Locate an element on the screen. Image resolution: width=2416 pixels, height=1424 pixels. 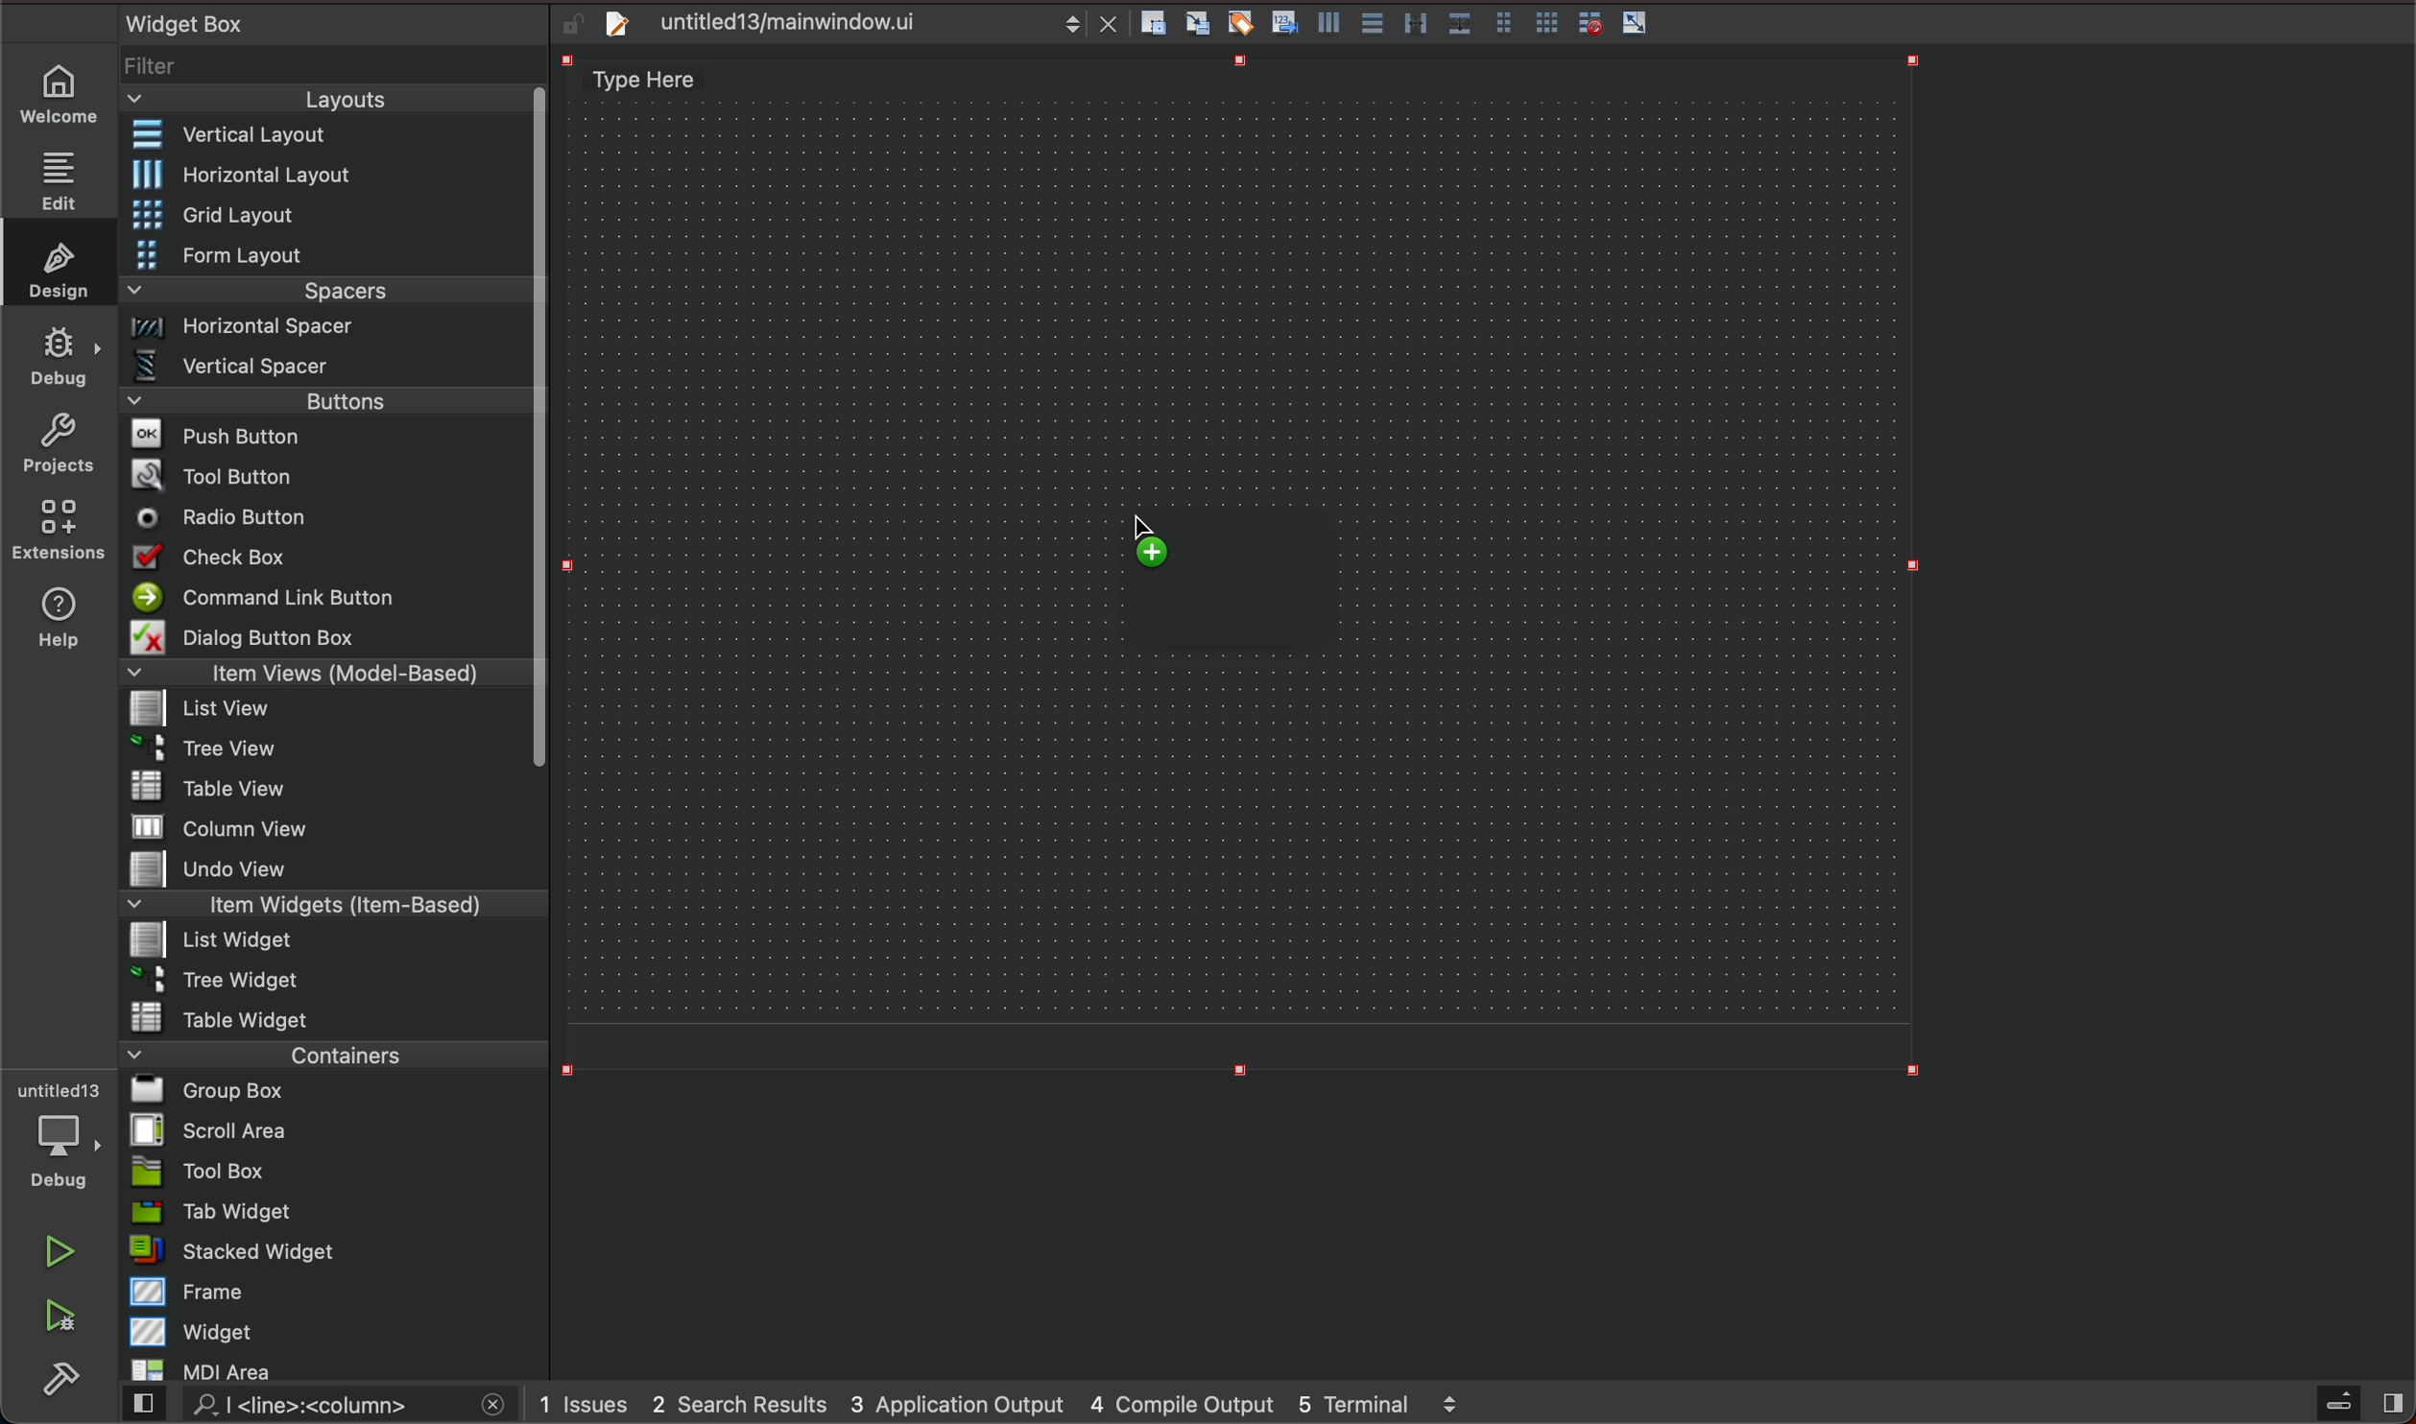
scroll area is located at coordinates (331, 1129).